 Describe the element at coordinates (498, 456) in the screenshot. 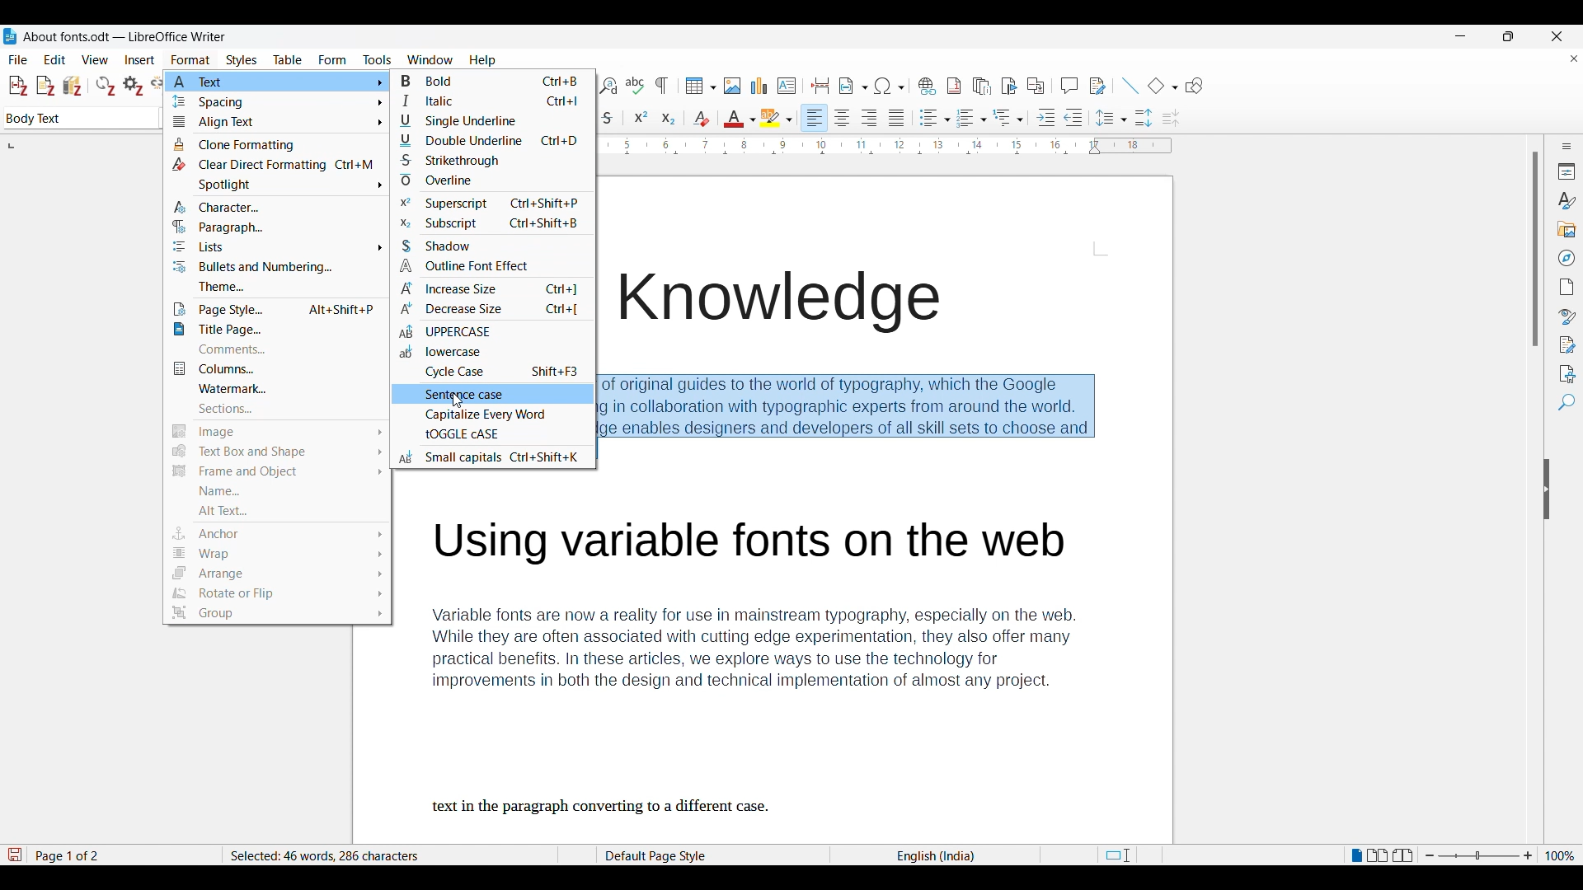

I see `Small Capitals` at that location.